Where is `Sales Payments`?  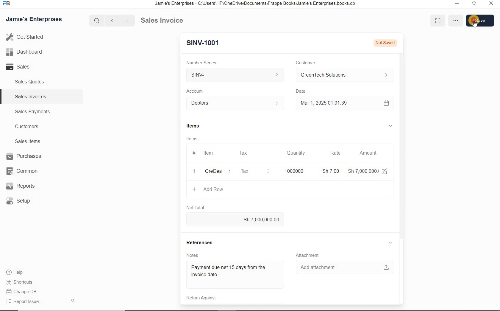
Sales Payments is located at coordinates (32, 112).